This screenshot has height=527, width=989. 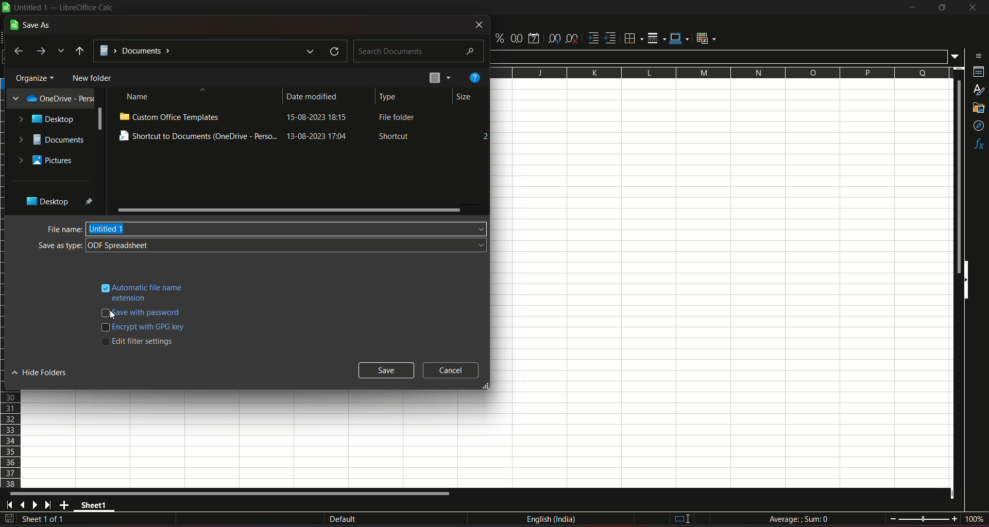 I want to click on minimize, so click(x=911, y=8).